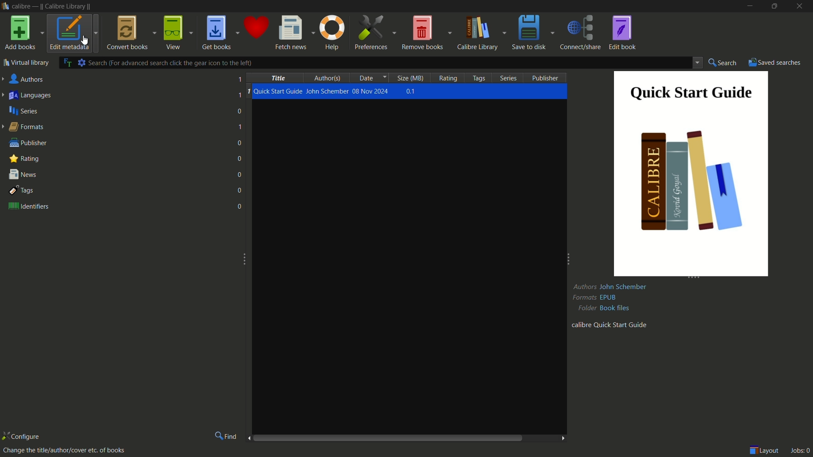 The height and width of the screenshot is (457, 813). What do you see at coordinates (25, 33) in the screenshot?
I see `add books` at bounding box center [25, 33].